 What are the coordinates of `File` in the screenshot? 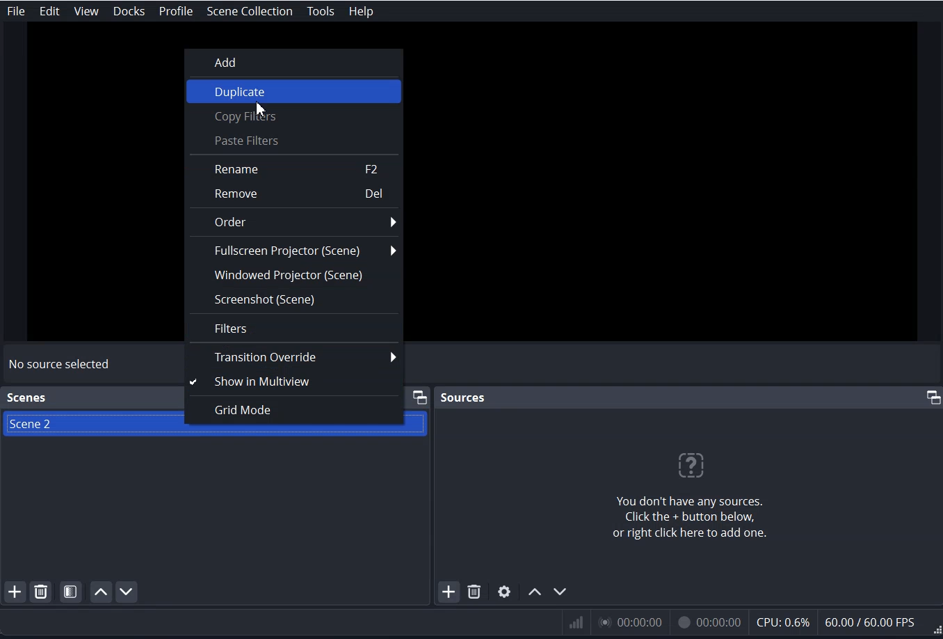 It's located at (15, 11).